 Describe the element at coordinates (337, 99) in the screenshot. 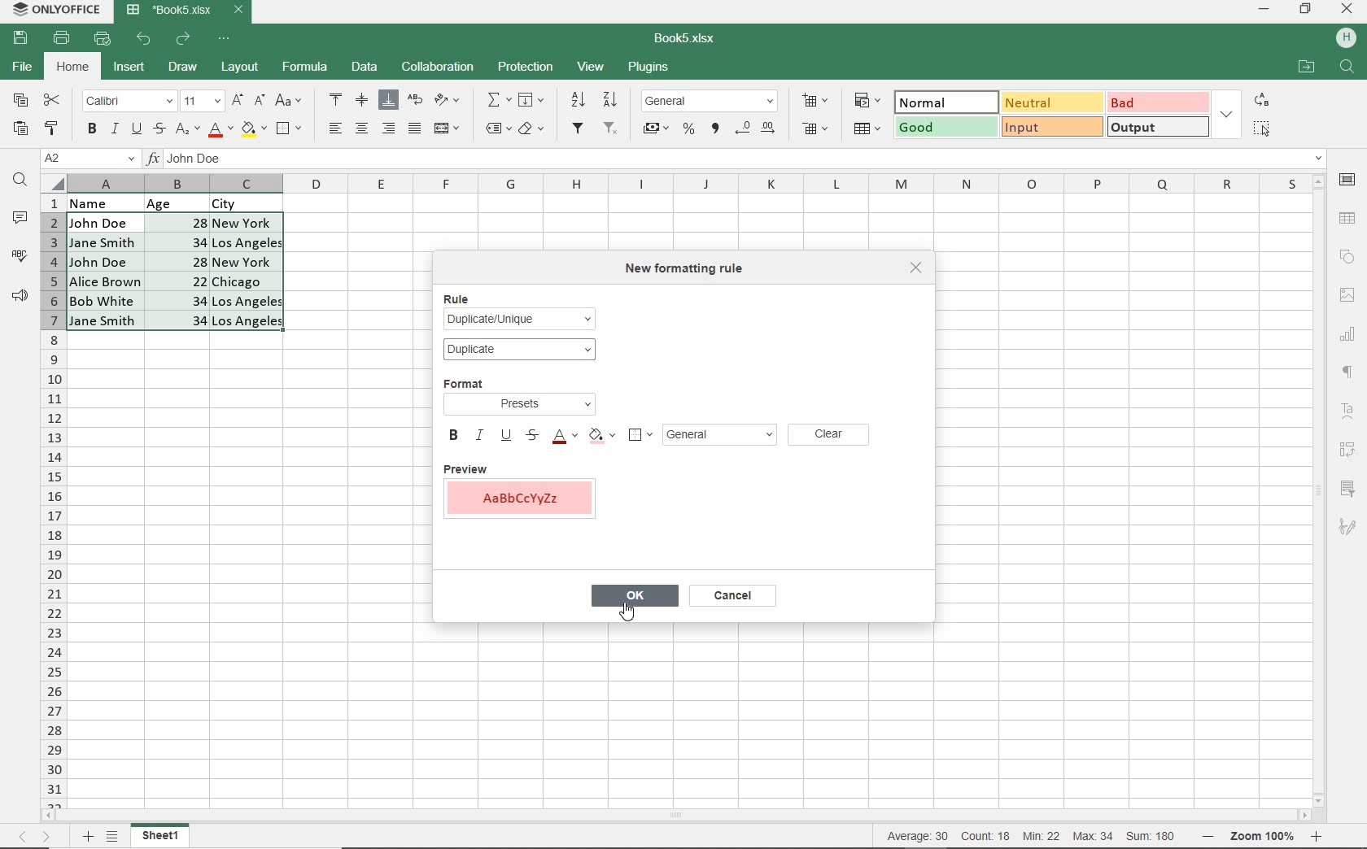

I see `ALIGN TOP` at that location.